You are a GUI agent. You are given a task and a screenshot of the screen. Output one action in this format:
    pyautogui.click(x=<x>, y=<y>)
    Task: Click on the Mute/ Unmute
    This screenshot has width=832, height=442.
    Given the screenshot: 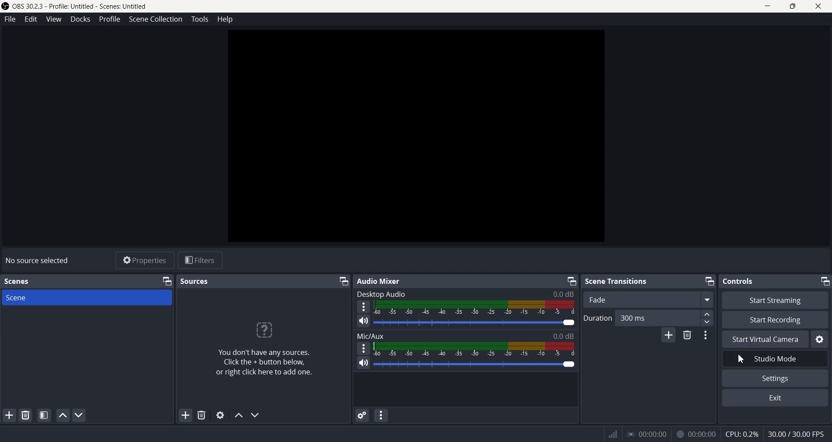 What is the action you would take?
    pyautogui.click(x=363, y=363)
    